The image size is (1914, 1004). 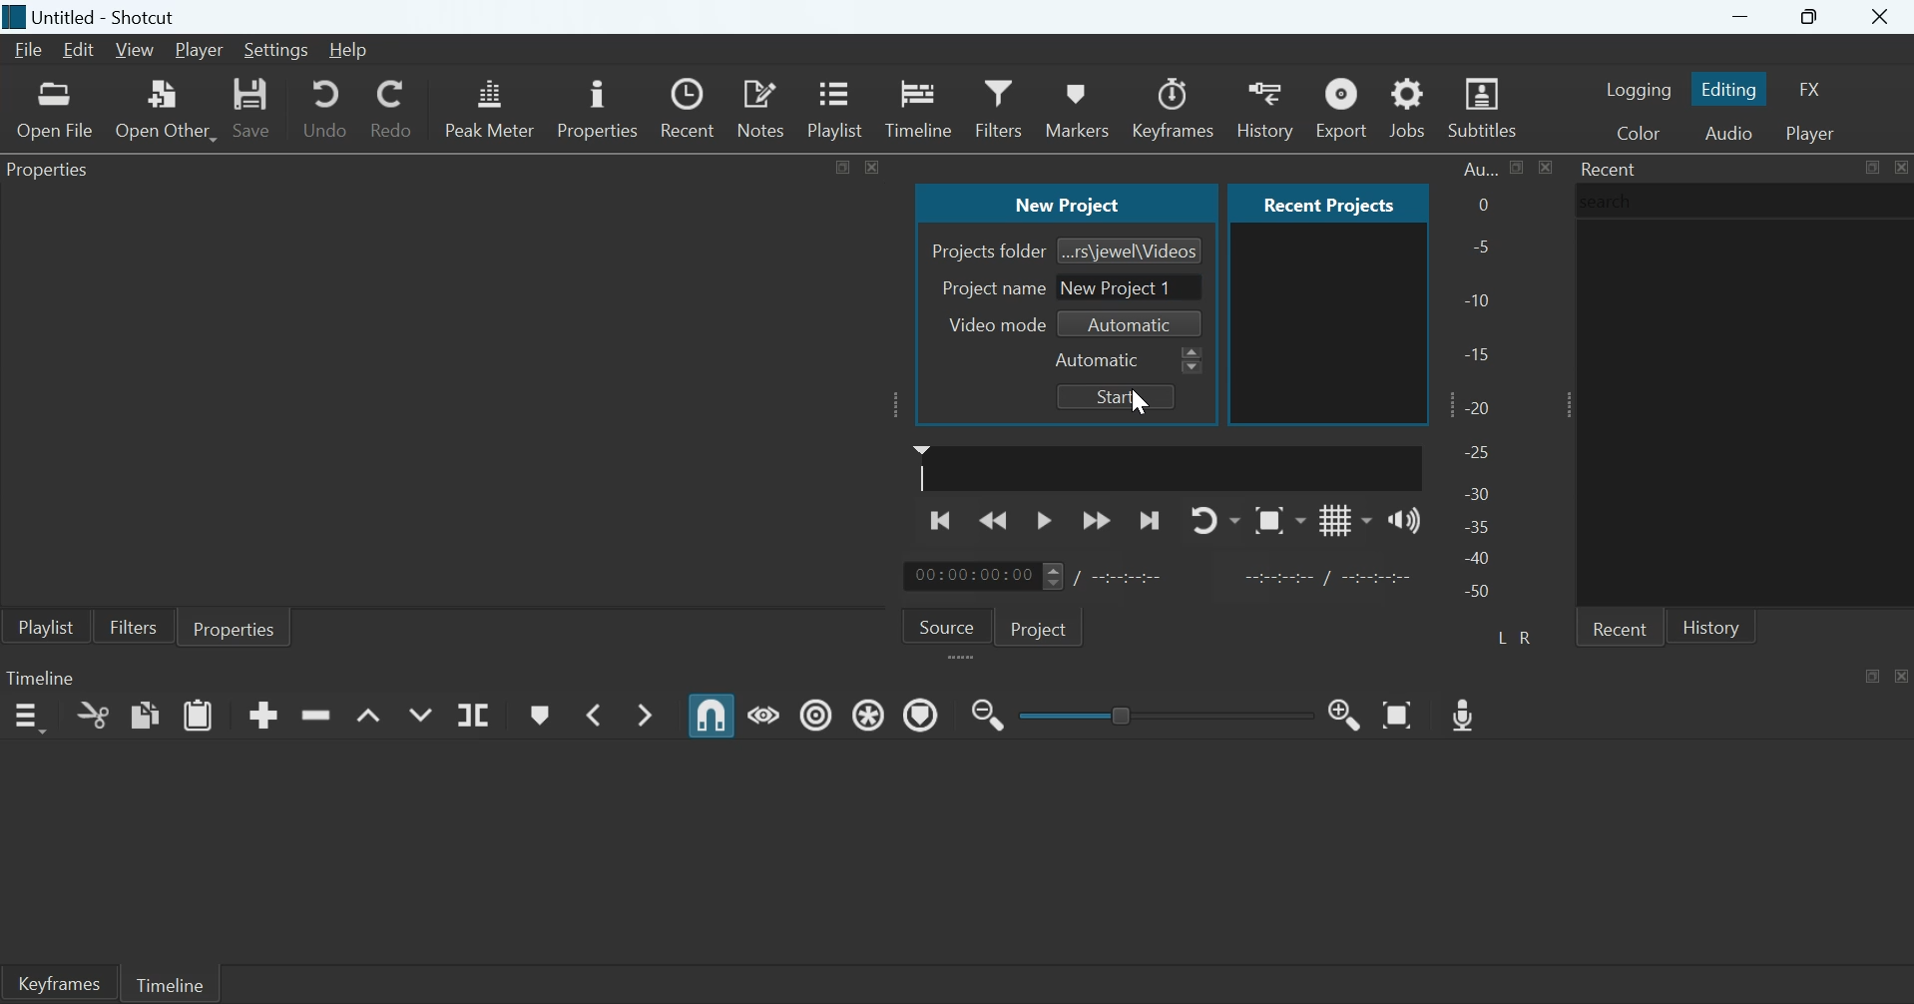 What do you see at coordinates (1175, 108) in the screenshot?
I see `Keyframes` at bounding box center [1175, 108].